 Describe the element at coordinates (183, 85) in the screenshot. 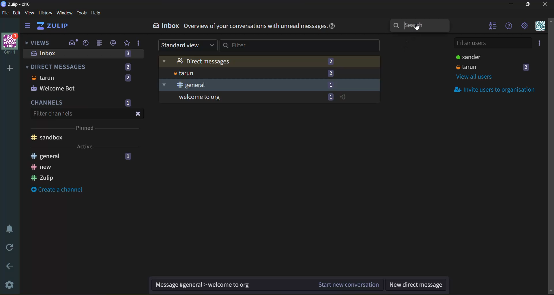

I see `# general` at that location.